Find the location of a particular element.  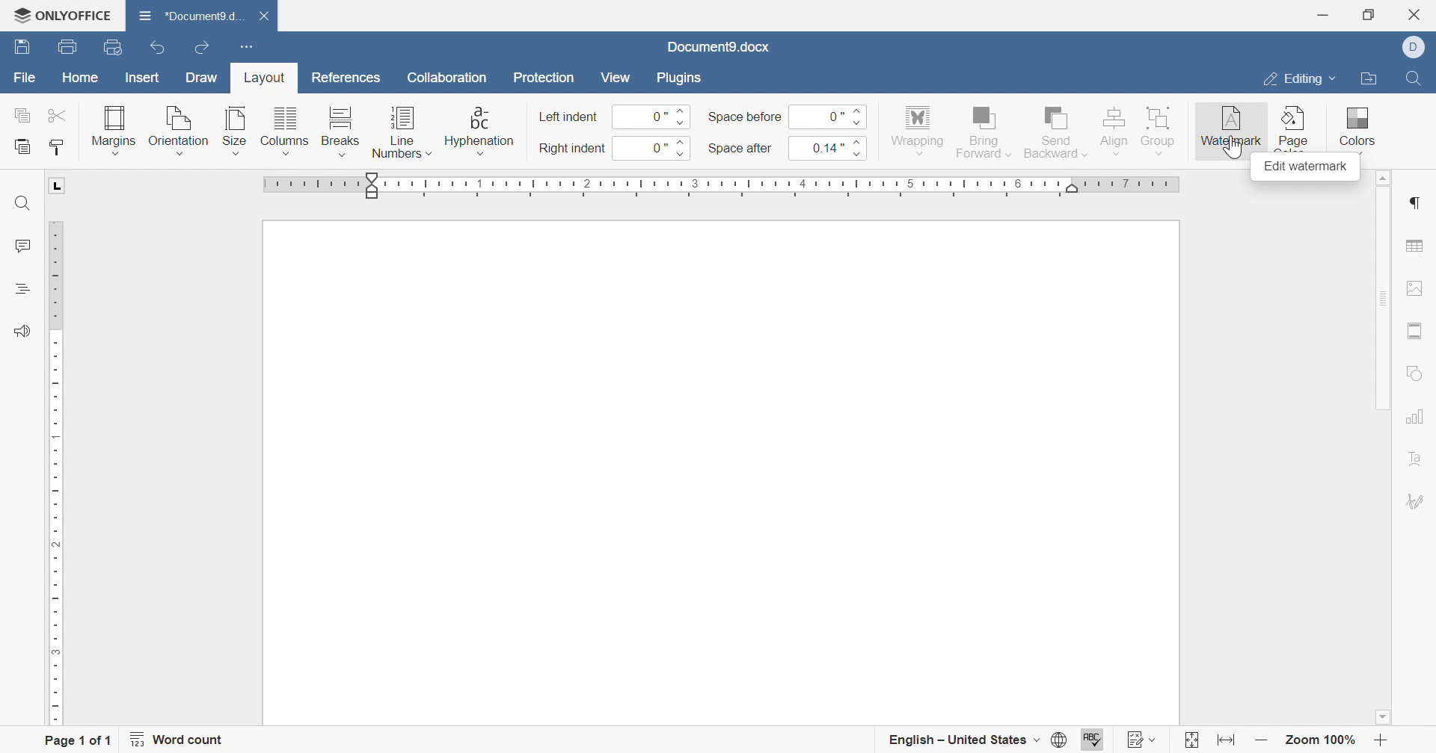

word count is located at coordinates (177, 740).